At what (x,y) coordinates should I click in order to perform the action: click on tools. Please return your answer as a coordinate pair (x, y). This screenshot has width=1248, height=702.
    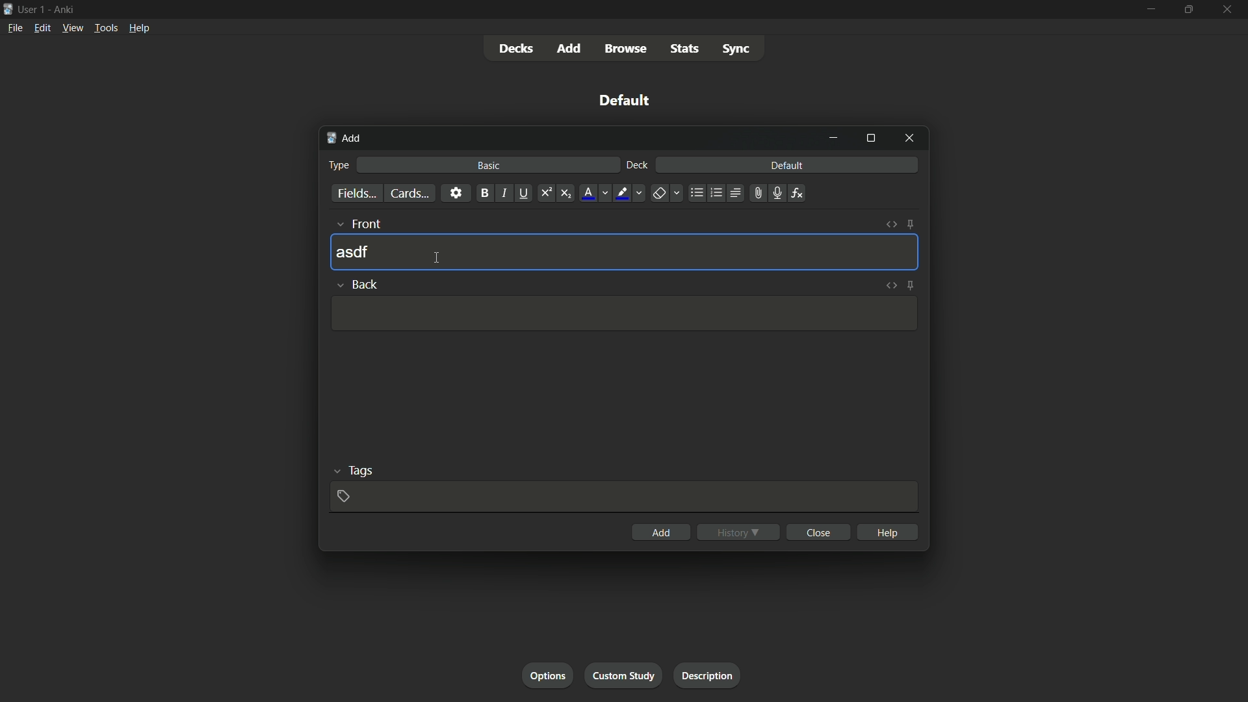
    Looking at the image, I should click on (105, 29).